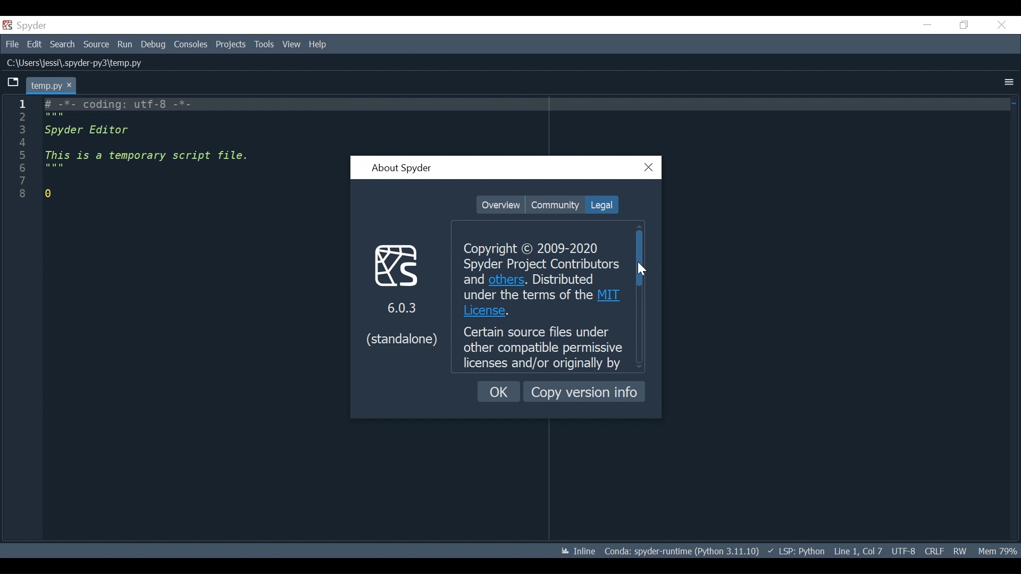 The width and height of the screenshot is (1021, 574). I want to click on ‘Mem 80%, so click(1000, 551).